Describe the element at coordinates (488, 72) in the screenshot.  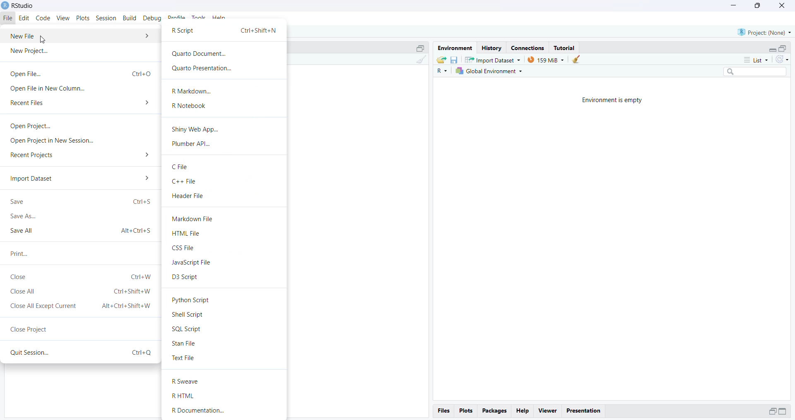
I see `global environment` at that location.